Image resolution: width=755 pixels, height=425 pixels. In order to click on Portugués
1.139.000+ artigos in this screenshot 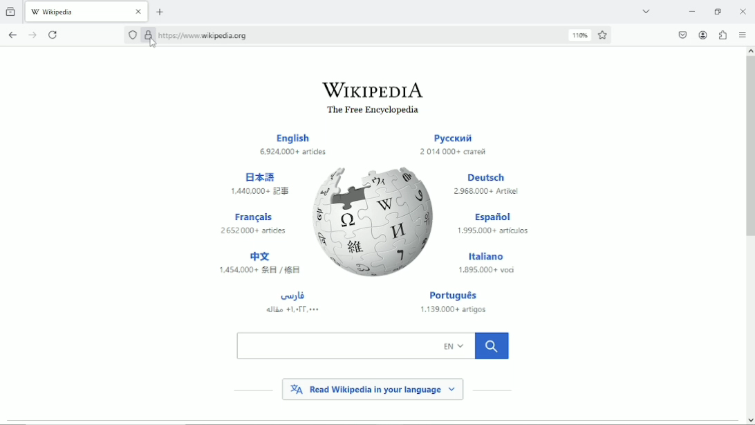, I will do `click(458, 303)`.